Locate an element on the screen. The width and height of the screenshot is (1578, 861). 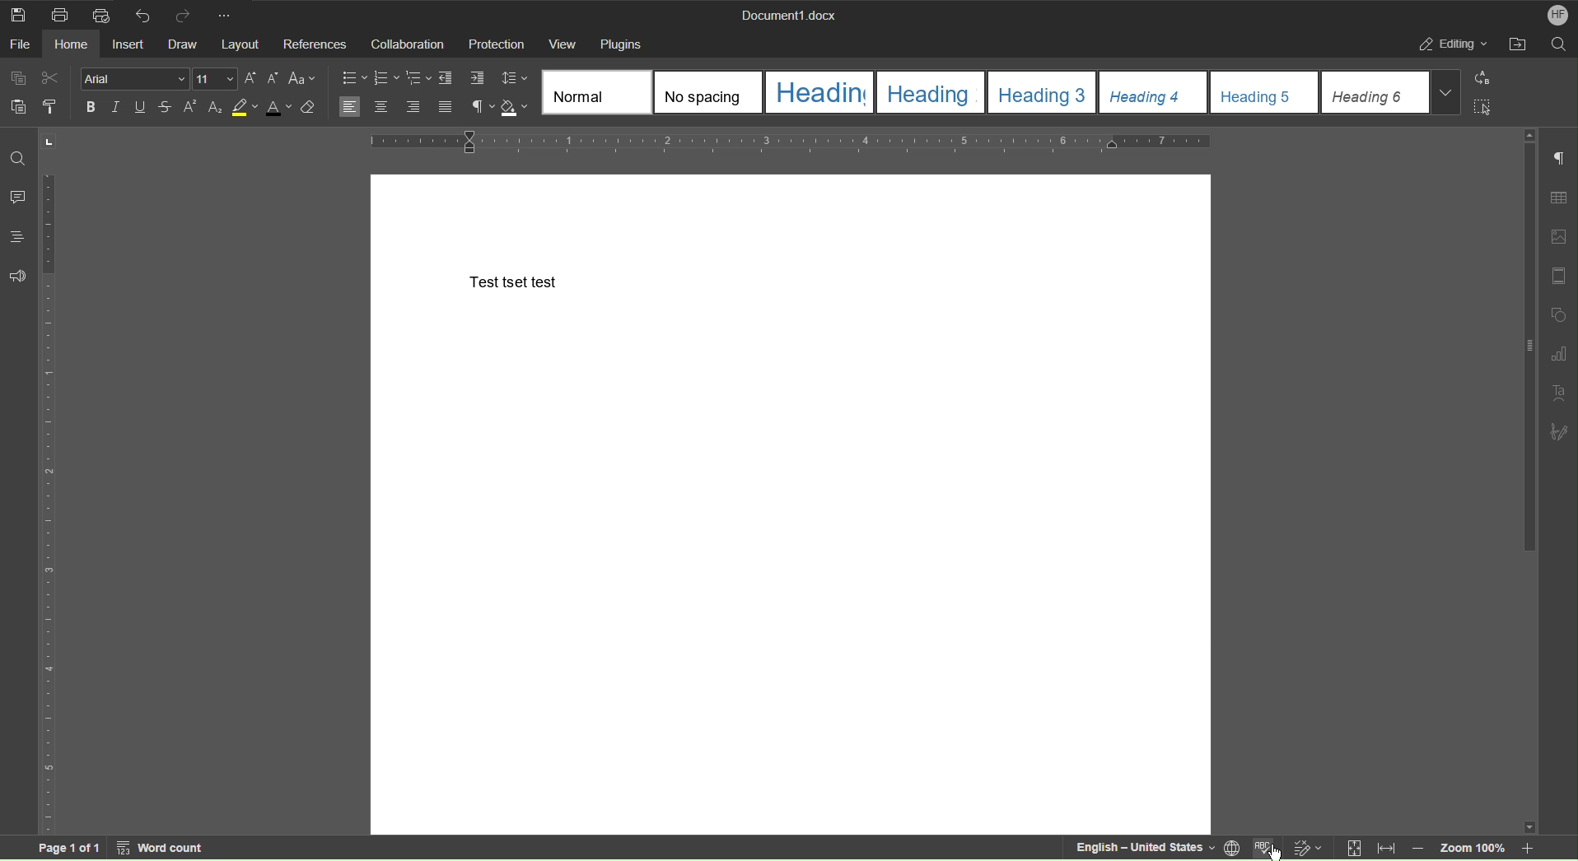
Open File Location is located at coordinates (1516, 44).